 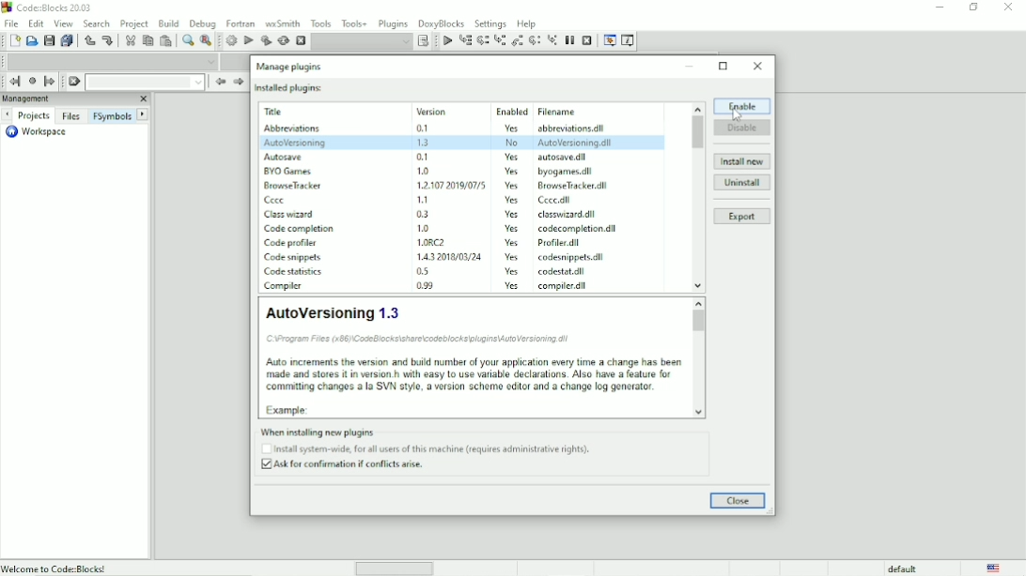 What do you see at coordinates (144, 114) in the screenshot?
I see `Next` at bounding box center [144, 114].